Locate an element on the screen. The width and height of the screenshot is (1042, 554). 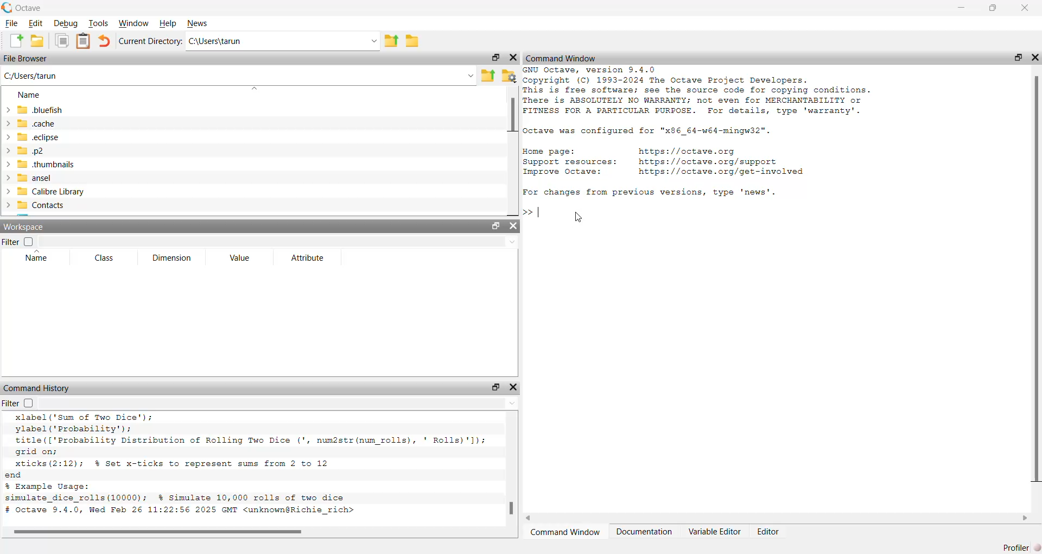
Help is located at coordinates (167, 23).